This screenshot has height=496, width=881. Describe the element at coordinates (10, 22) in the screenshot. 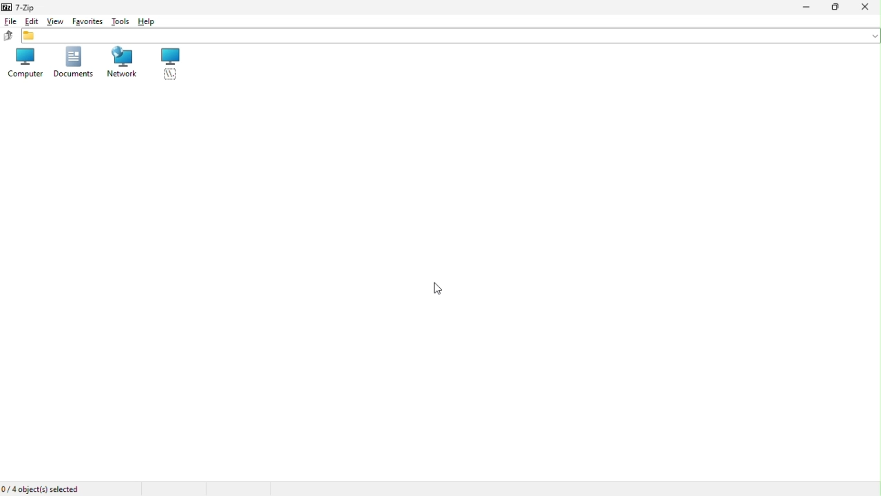

I see `File` at that location.